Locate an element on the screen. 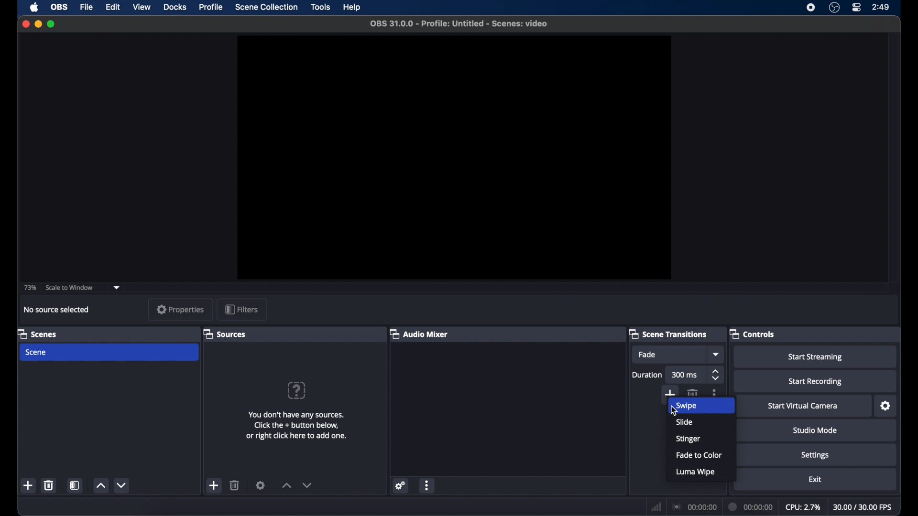 This screenshot has width=918, height=516. scale to window is located at coordinates (70, 288).